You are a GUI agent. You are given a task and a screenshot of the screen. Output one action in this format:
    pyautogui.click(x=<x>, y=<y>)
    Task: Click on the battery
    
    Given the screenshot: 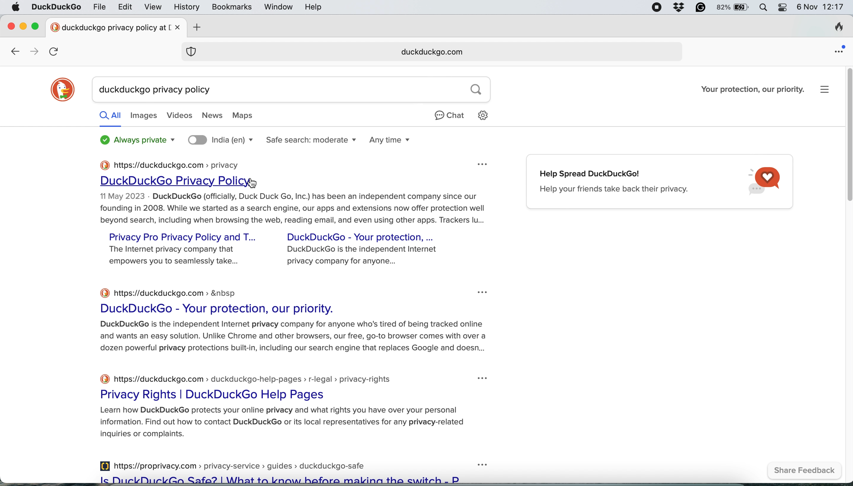 What is the action you would take?
    pyautogui.click(x=732, y=7)
    